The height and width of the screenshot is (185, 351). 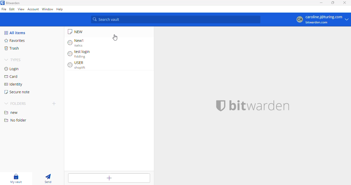 What do you see at coordinates (260, 106) in the screenshot?
I see `bitwarden` at bounding box center [260, 106].